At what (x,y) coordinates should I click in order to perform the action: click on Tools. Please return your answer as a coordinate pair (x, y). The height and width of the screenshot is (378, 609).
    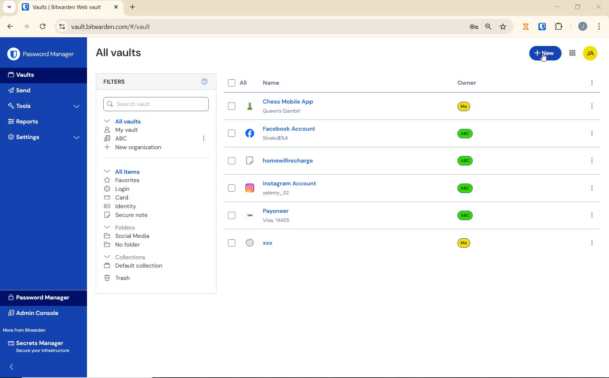
    Looking at the image, I should click on (44, 105).